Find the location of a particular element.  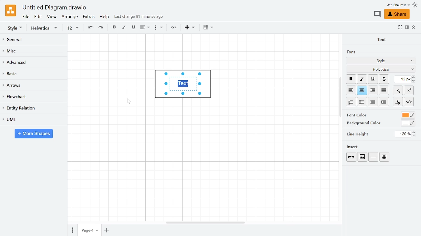

underline is located at coordinates (133, 28).